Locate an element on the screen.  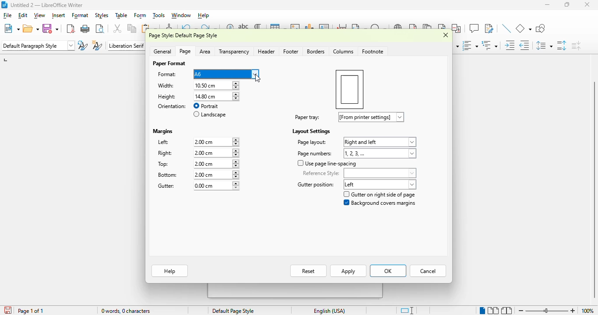
new is located at coordinates (11, 28).